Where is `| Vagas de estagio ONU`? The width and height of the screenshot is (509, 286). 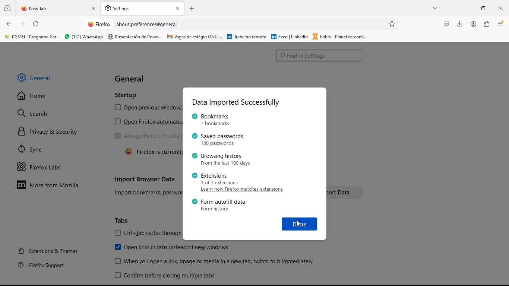
| Vagas de estagio ONU is located at coordinates (194, 36).